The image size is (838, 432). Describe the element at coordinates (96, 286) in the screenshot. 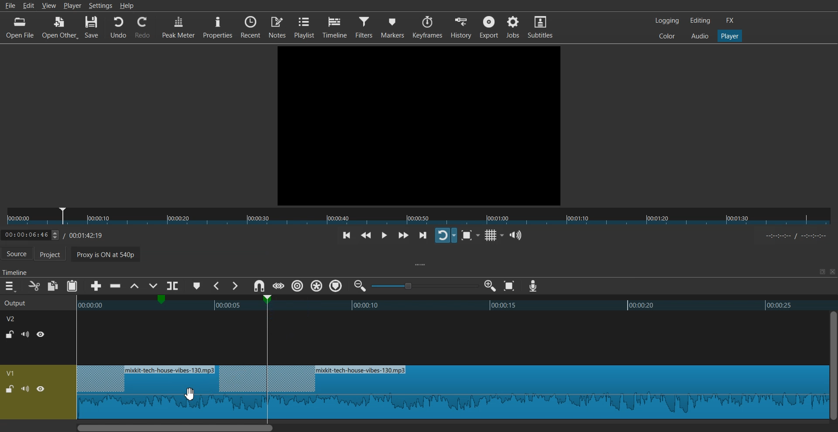

I see `Append ` at that location.